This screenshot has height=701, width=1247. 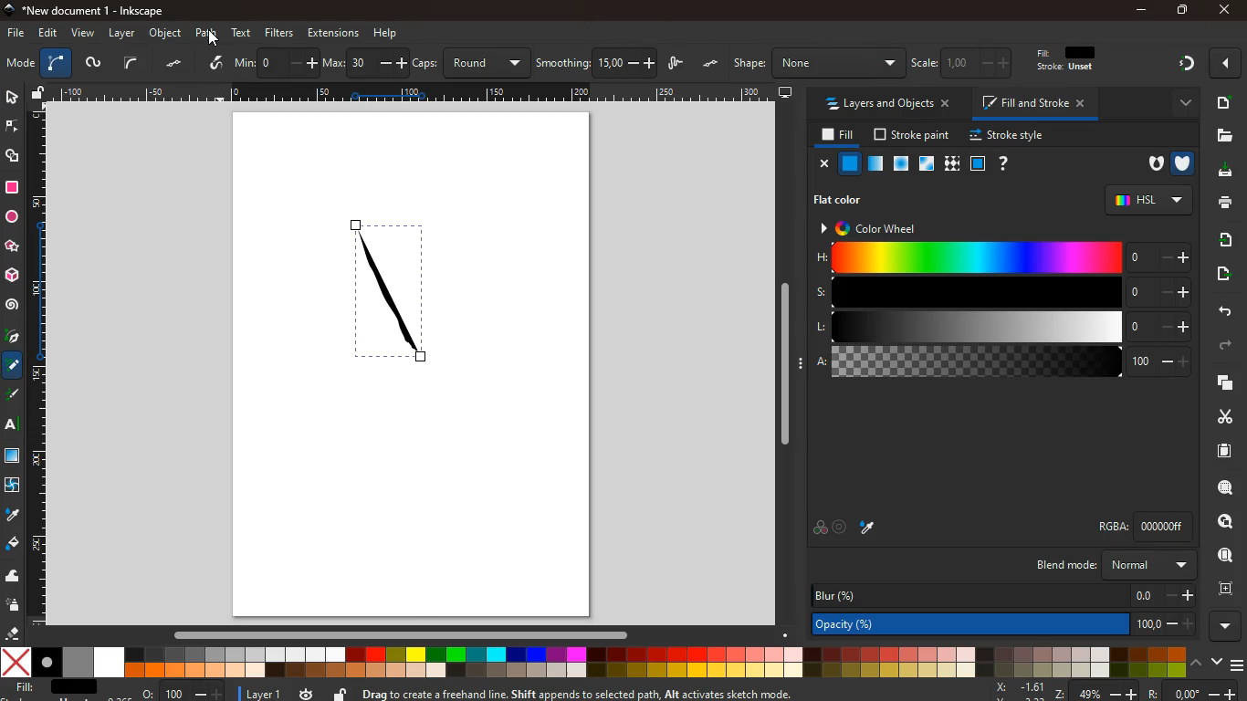 What do you see at coordinates (12, 190) in the screenshot?
I see `square` at bounding box center [12, 190].